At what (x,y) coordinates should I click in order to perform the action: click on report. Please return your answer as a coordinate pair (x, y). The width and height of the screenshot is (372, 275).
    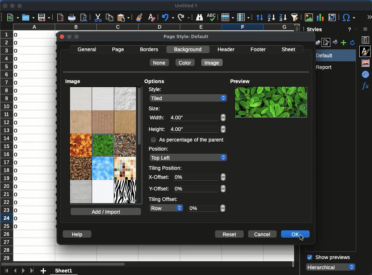
    Looking at the image, I should click on (326, 67).